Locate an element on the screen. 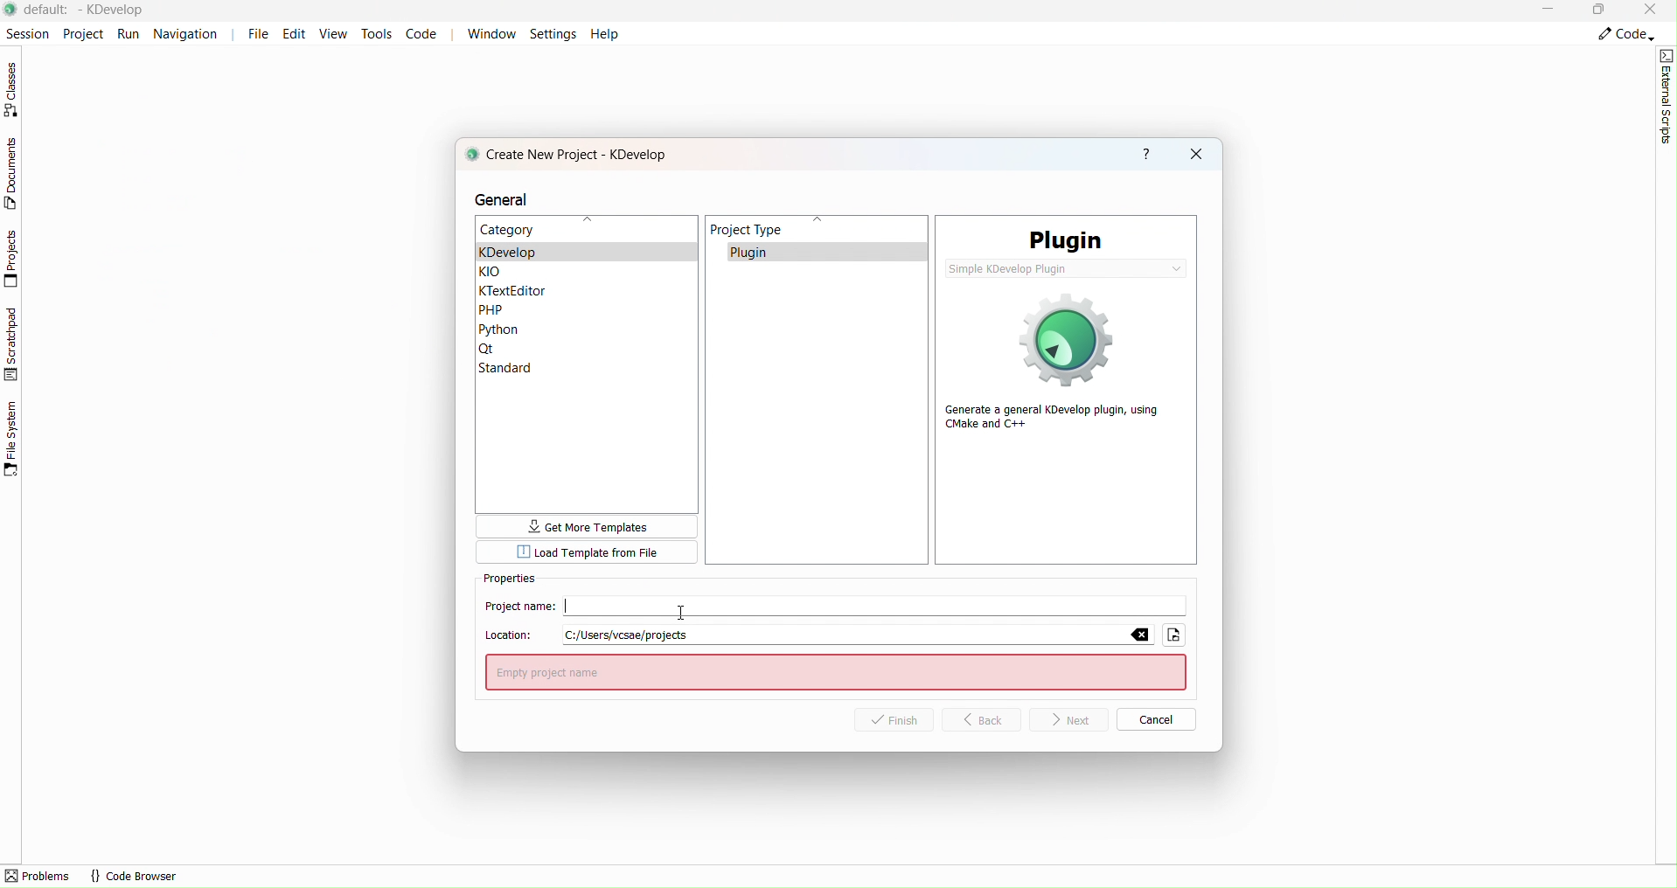 This screenshot has width=1677, height=888. Classes is located at coordinates (17, 89).